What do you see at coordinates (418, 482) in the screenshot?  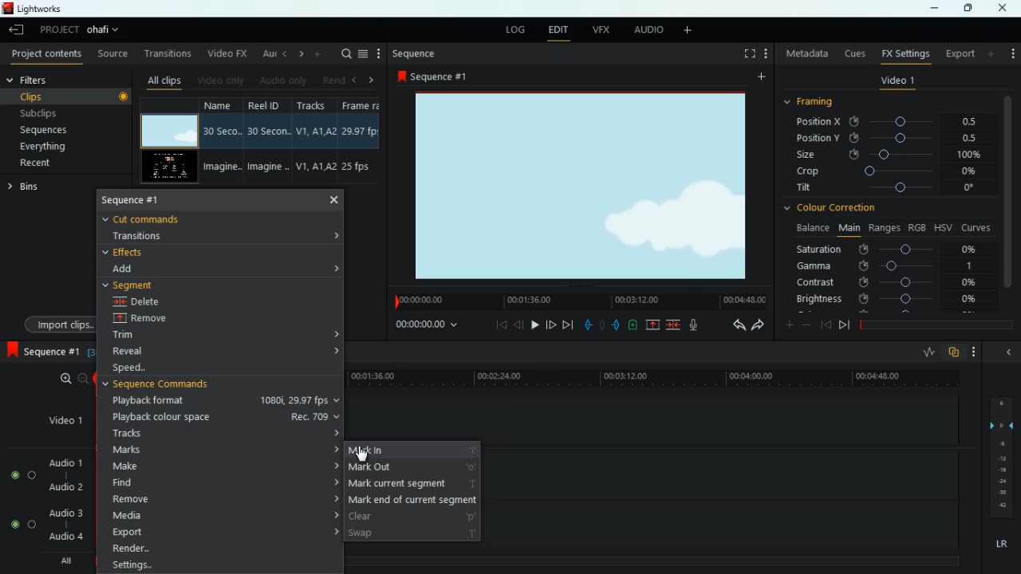 I see `mark current segment` at bounding box center [418, 482].